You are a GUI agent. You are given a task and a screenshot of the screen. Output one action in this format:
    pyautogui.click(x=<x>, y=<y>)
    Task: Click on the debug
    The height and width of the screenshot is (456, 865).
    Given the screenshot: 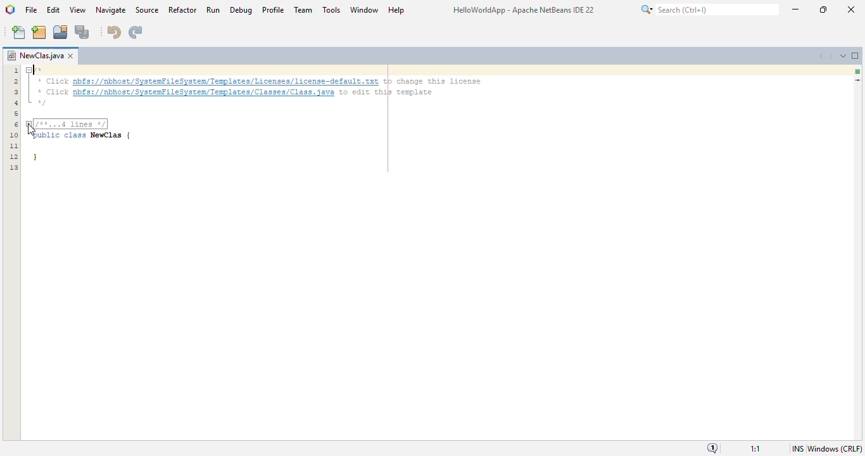 What is the action you would take?
    pyautogui.click(x=242, y=9)
    